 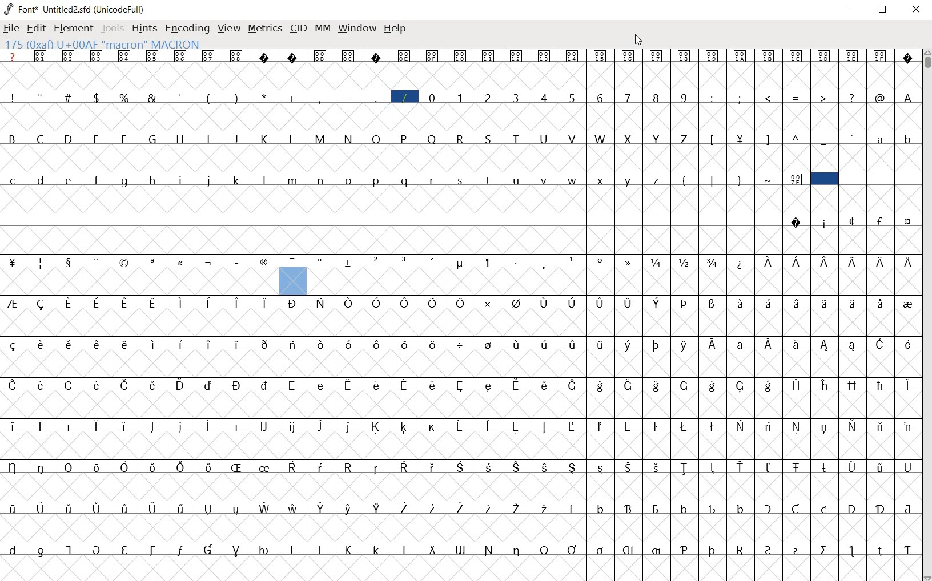 What do you see at coordinates (545, 139) in the screenshot?
I see `U` at bounding box center [545, 139].